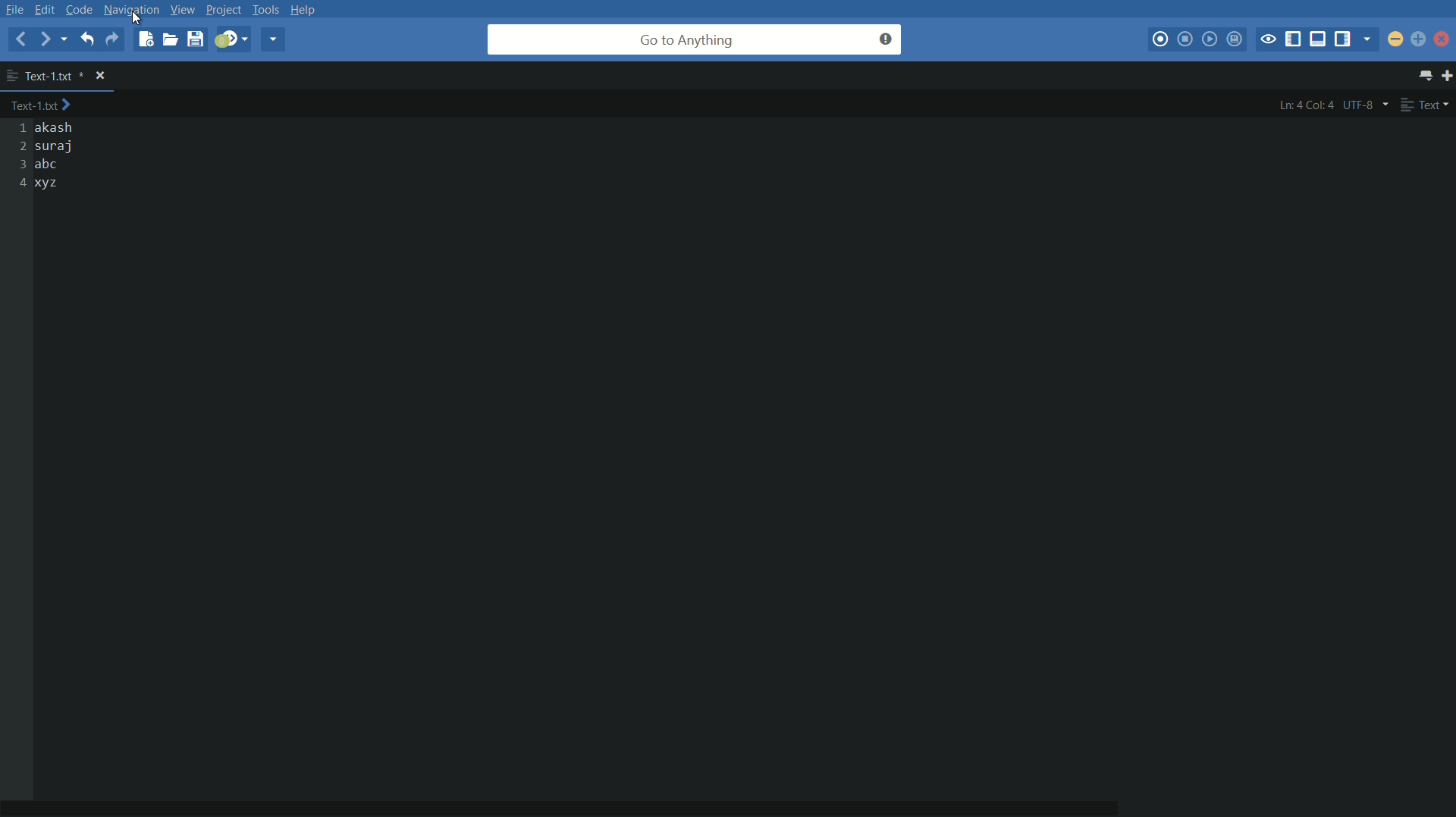 The height and width of the screenshot is (817, 1456). Describe the element at coordinates (1319, 39) in the screenshot. I see `show/hide bottom panel` at that location.